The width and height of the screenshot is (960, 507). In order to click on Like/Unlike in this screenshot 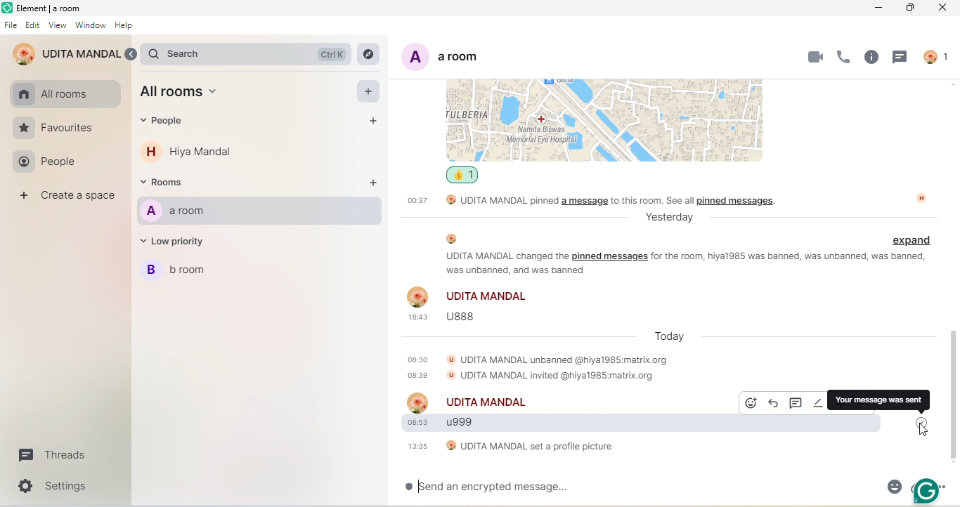, I will do `click(462, 175)`.